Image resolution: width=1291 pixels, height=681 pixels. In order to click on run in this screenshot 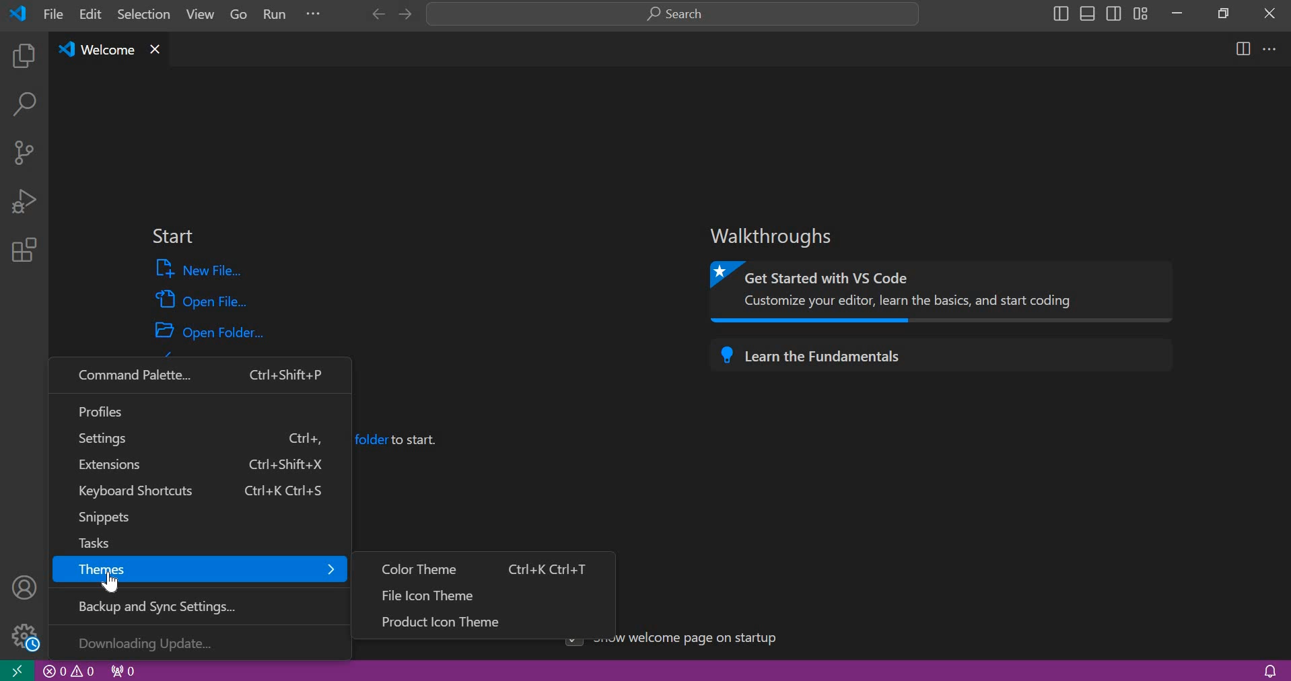, I will do `click(277, 16)`.